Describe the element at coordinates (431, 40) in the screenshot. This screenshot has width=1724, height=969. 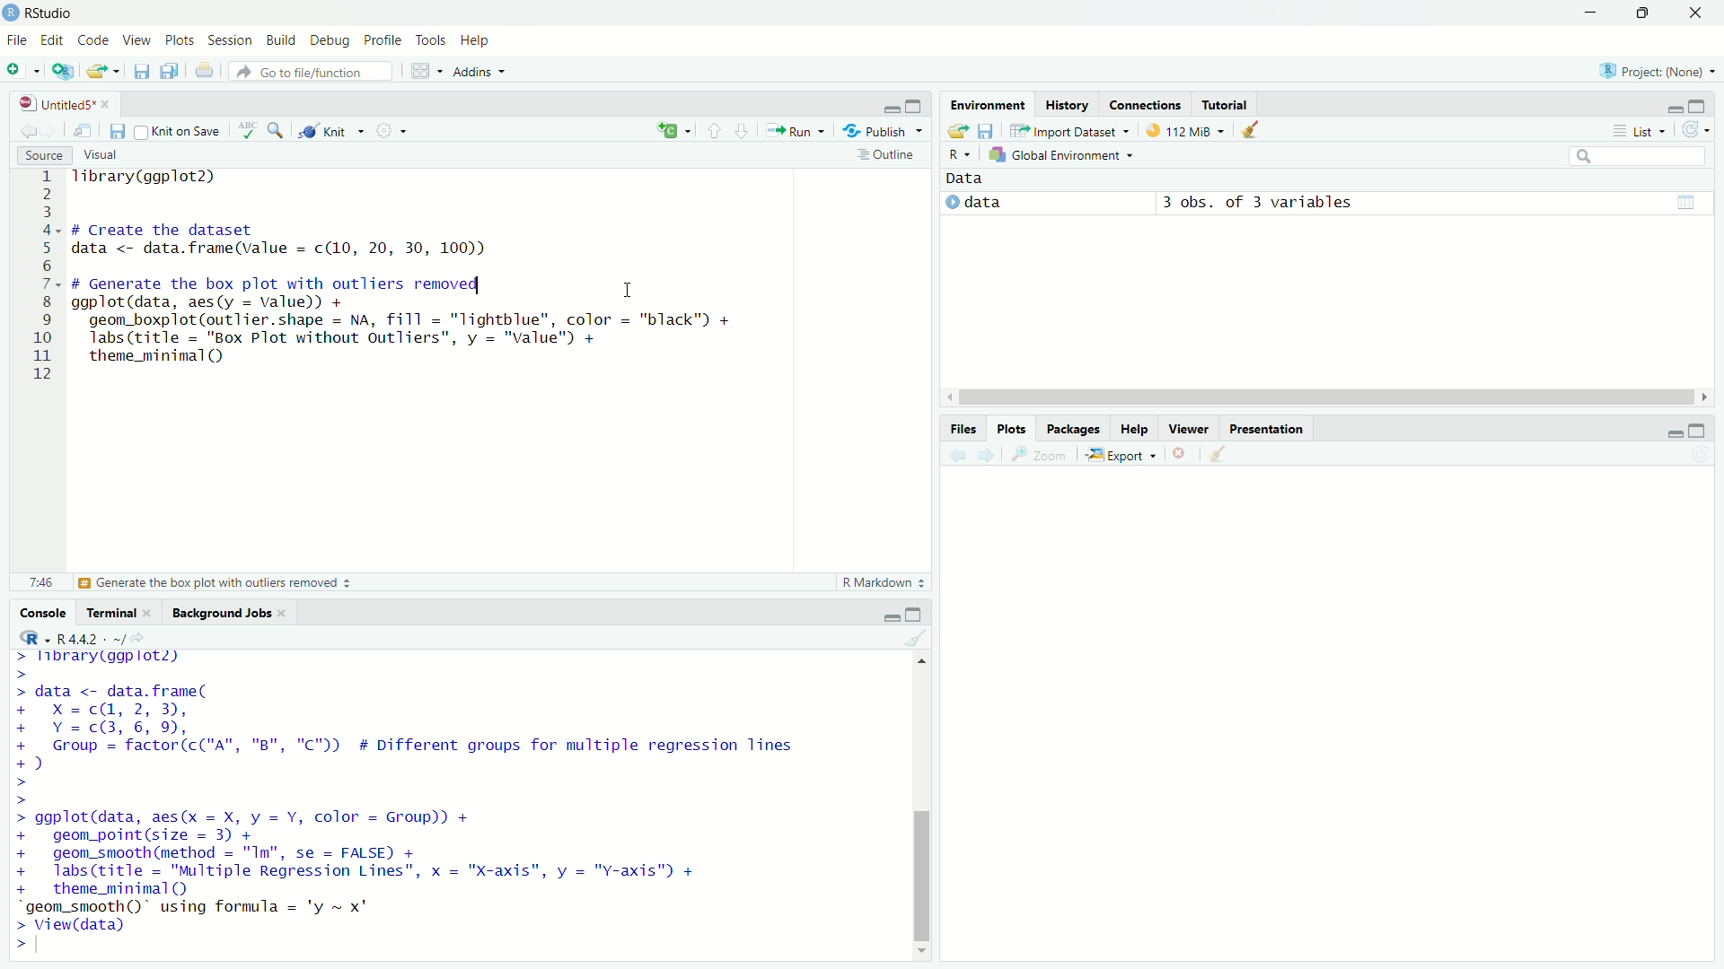
I see `Tools` at that location.